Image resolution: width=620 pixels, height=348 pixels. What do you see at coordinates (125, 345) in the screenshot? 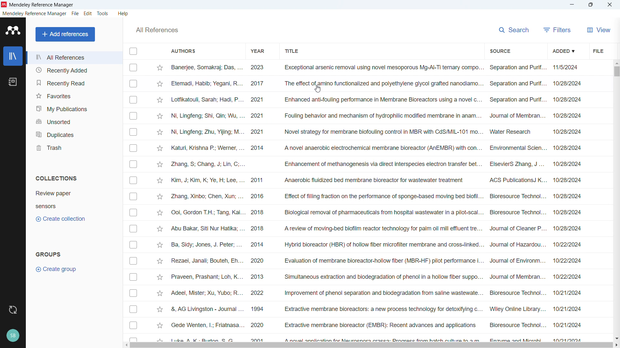
I see `Scroll left ` at bounding box center [125, 345].